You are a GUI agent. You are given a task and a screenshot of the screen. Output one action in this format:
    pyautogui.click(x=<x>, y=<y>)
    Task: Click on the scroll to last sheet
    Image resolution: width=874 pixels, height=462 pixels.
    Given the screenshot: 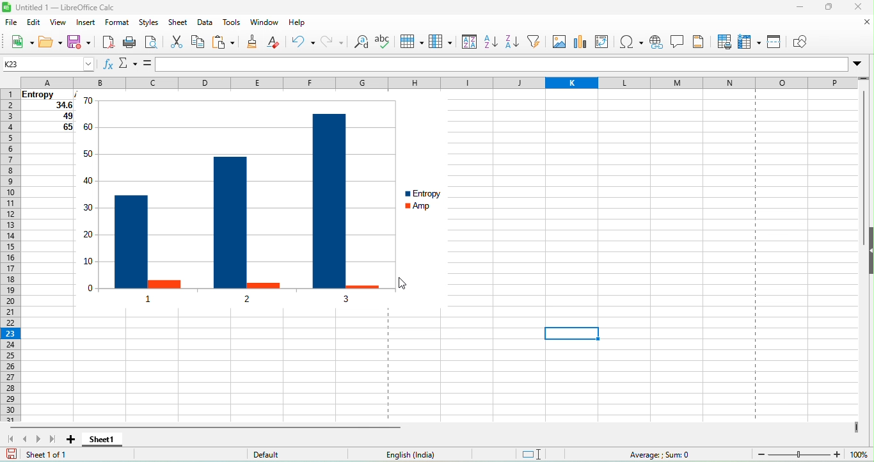 What is the action you would take?
    pyautogui.click(x=52, y=440)
    